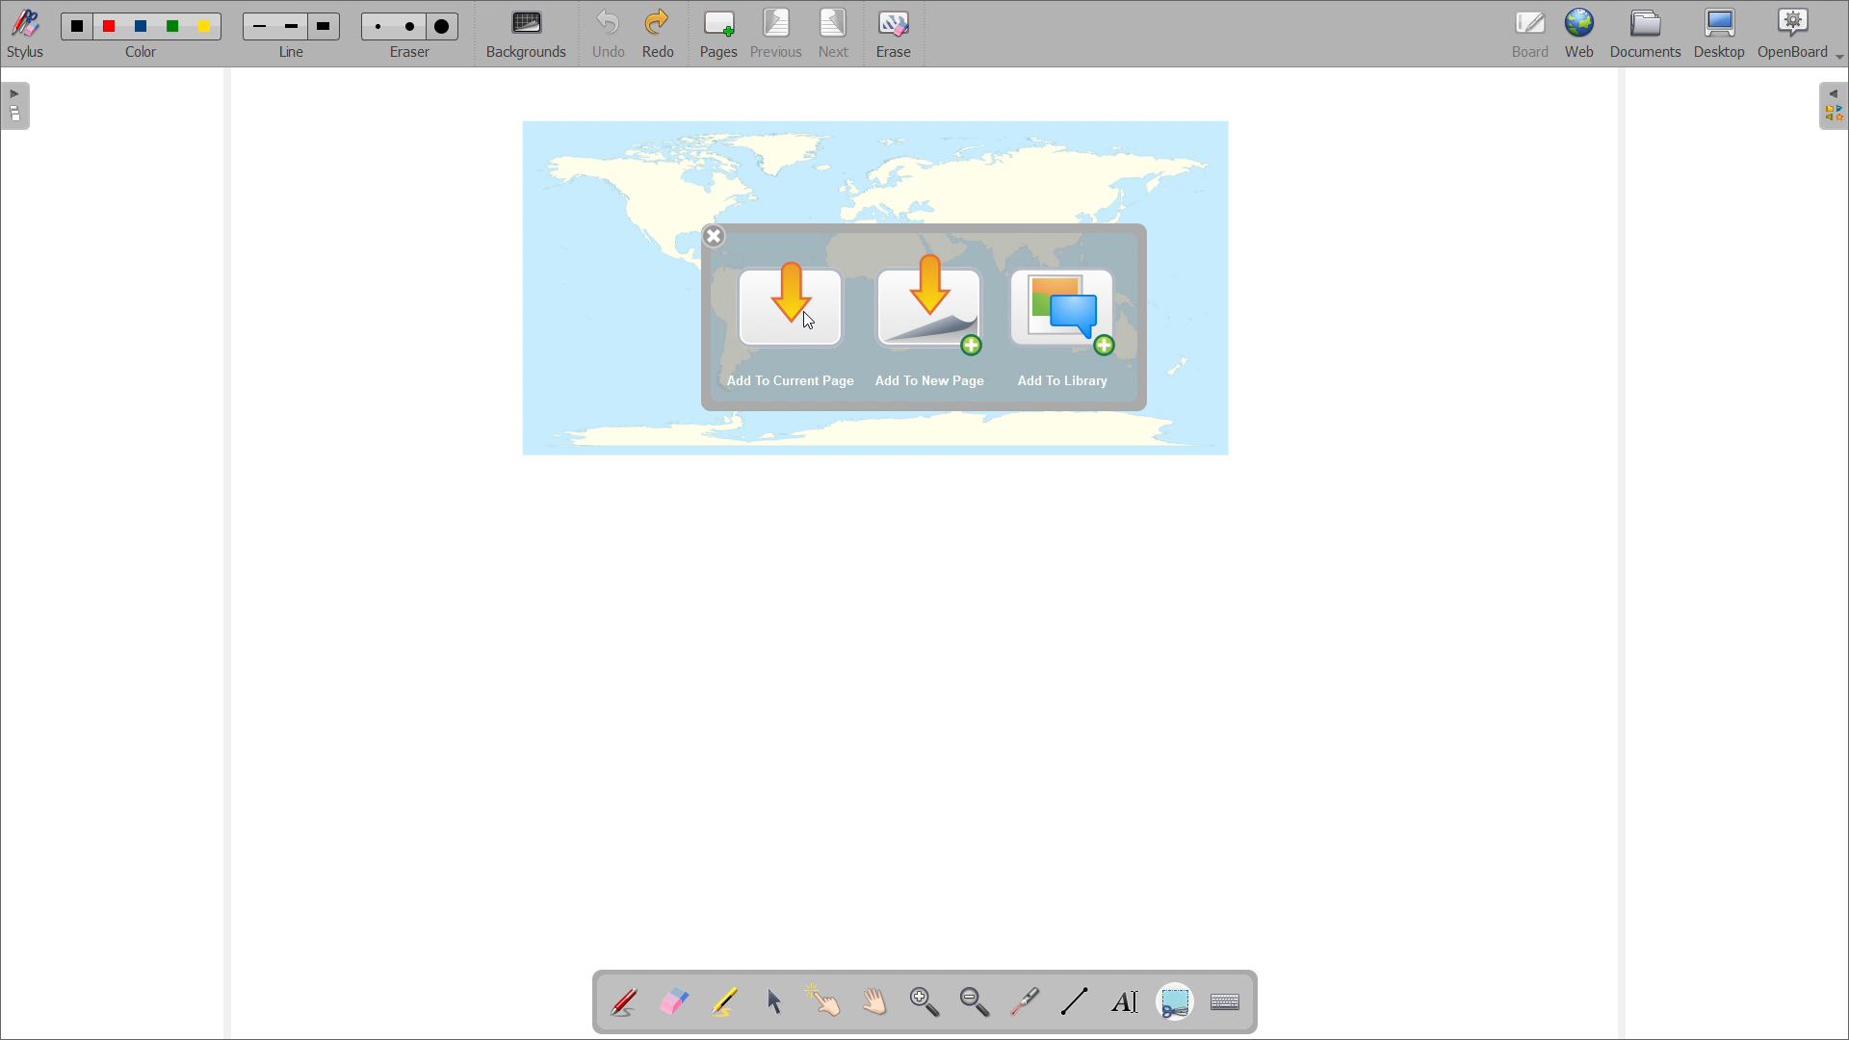 The image size is (1849, 1040). Describe the element at coordinates (622, 1000) in the screenshot. I see `add annotation` at that location.